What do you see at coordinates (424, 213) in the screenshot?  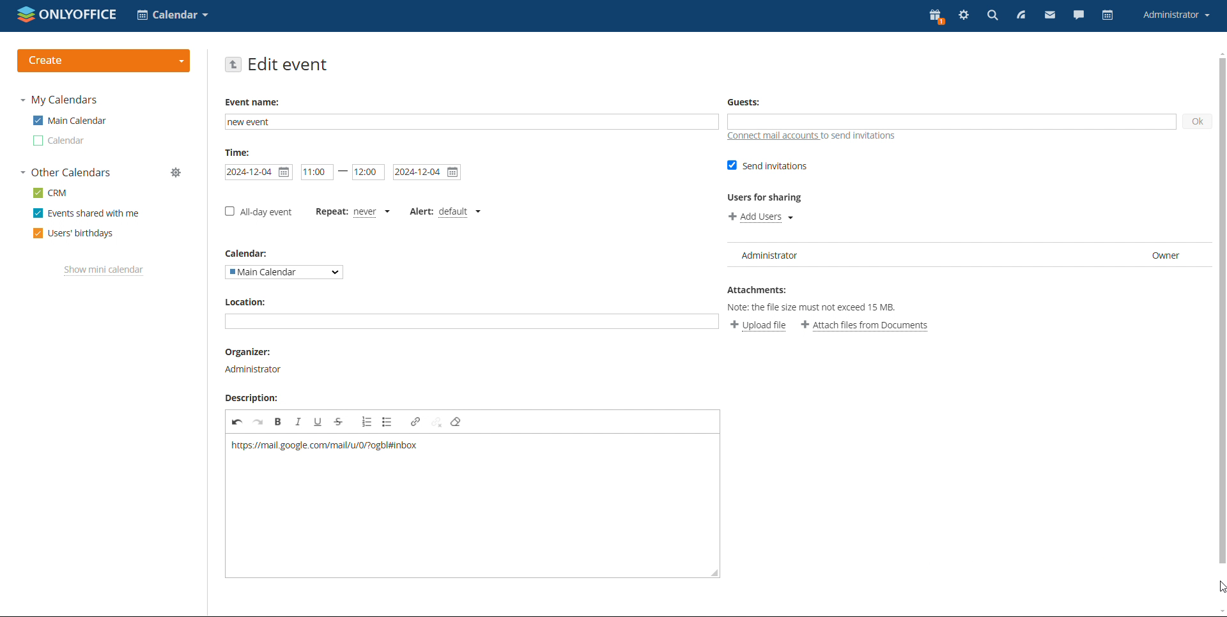 I see `set alert` at bounding box center [424, 213].